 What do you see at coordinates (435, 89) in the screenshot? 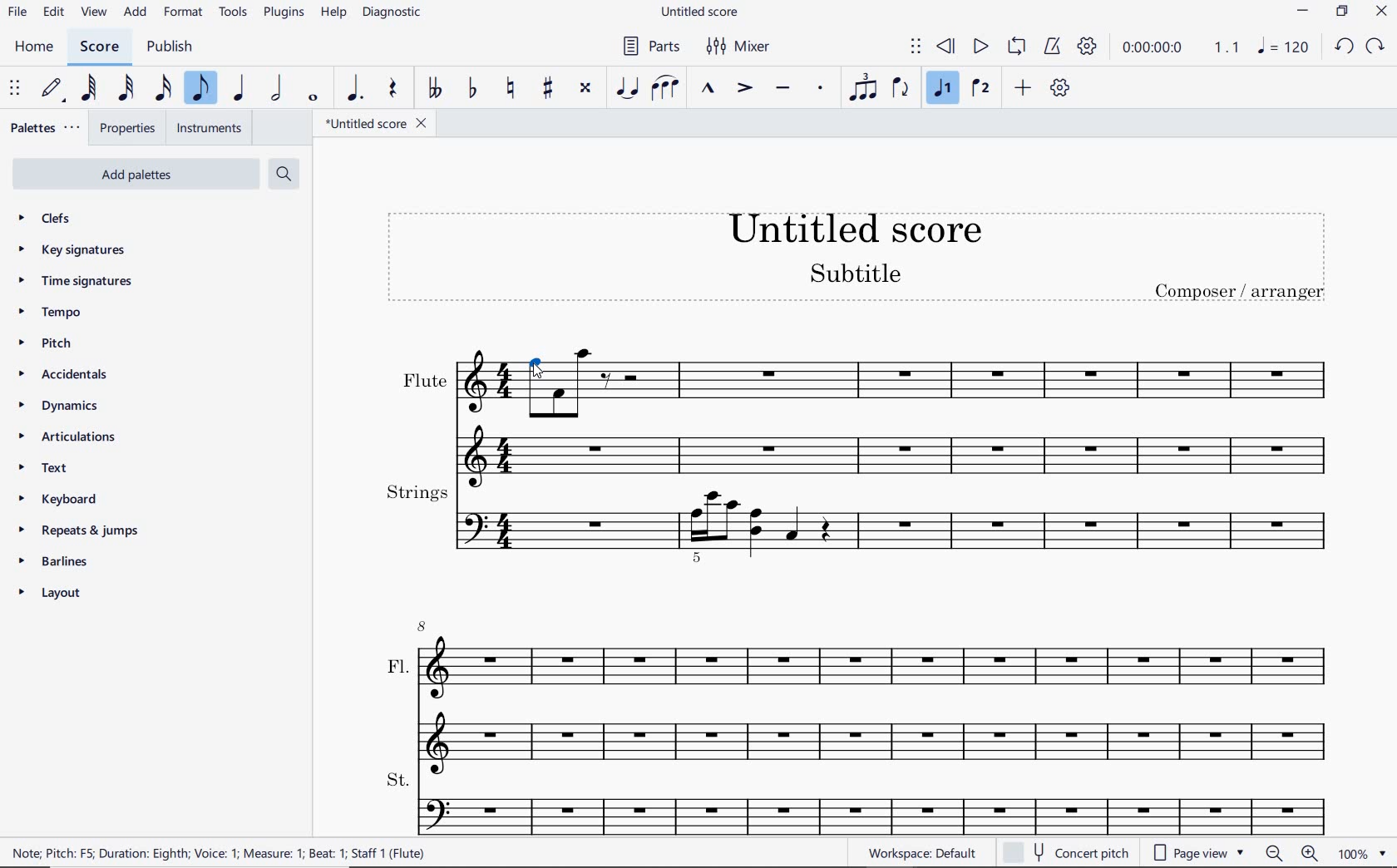
I see `TOGGLE DOUBLE-FLAT` at bounding box center [435, 89].